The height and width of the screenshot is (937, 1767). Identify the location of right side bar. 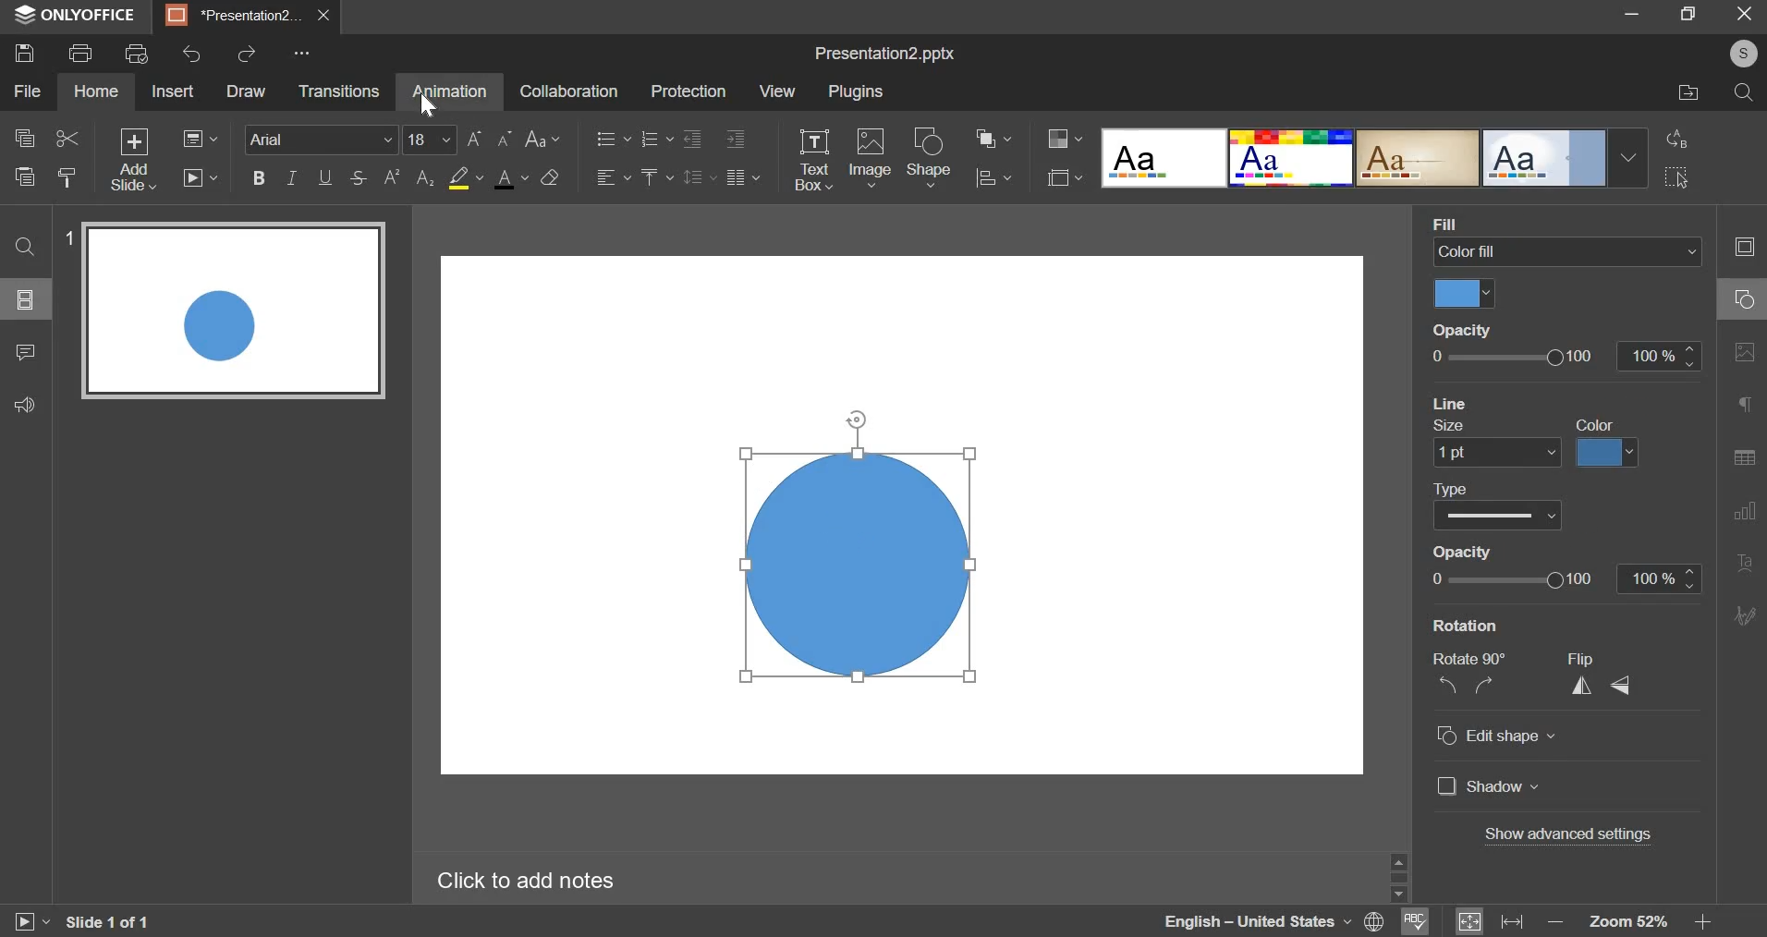
(1740, 431).